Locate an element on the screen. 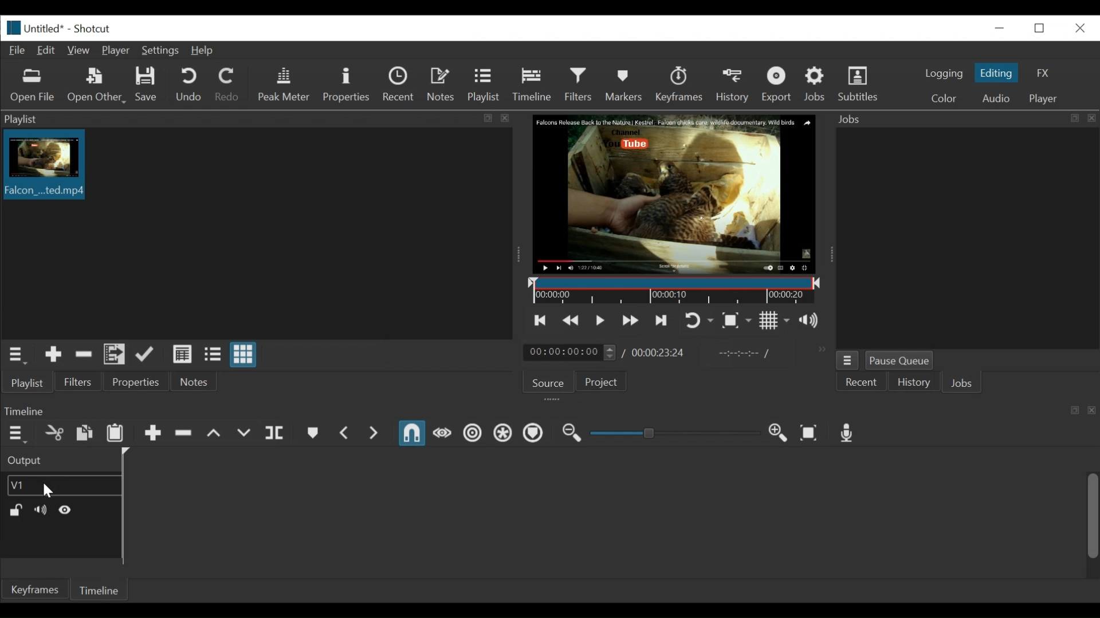  Update is located at coordinates (147, 355).